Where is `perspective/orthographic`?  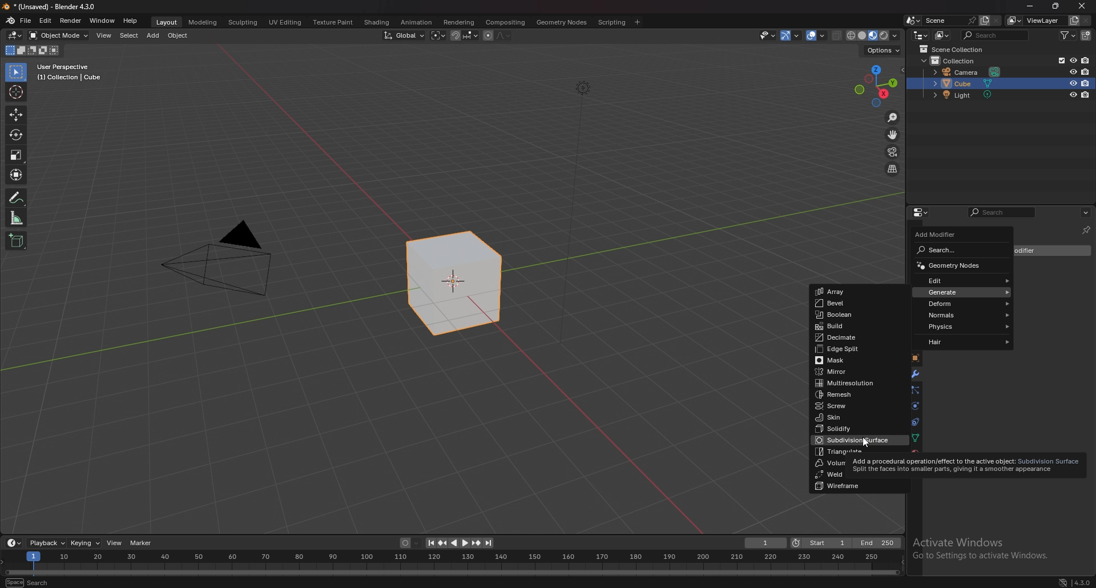
perspective/orthographic is located at coordinates (892, 170).